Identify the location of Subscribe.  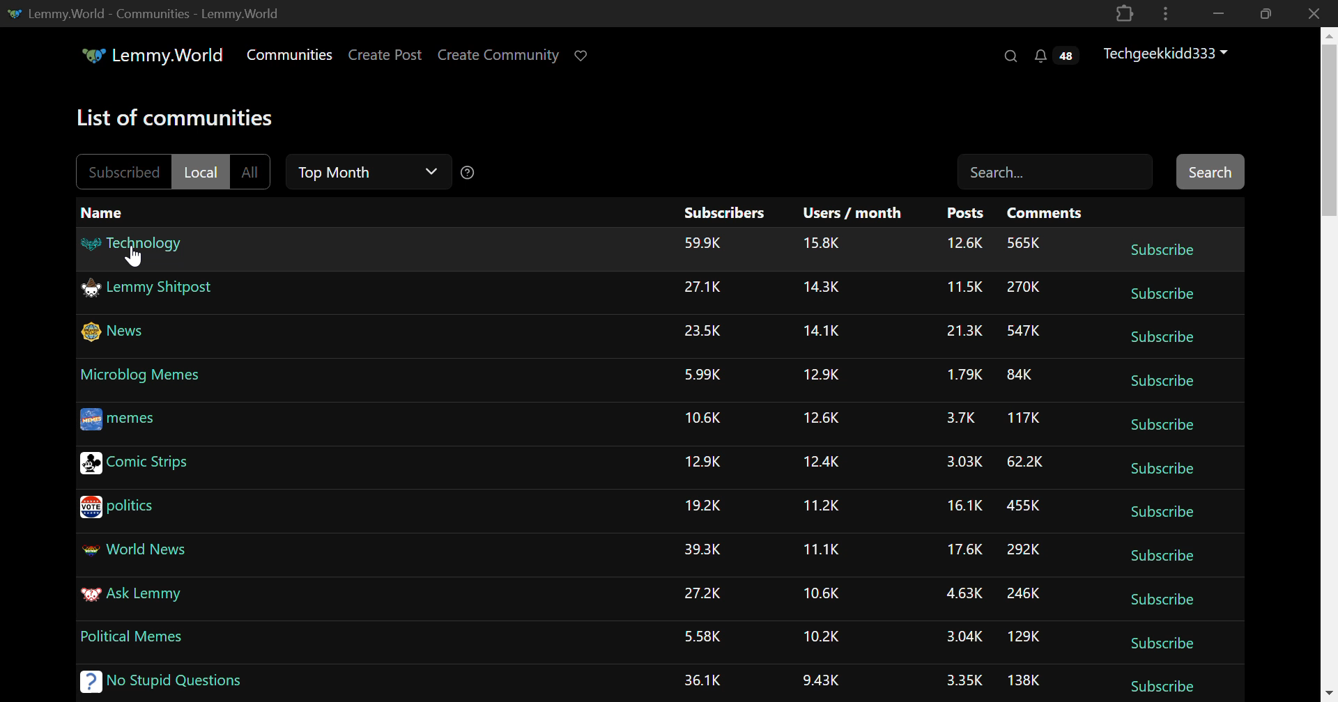
(1160, 384).